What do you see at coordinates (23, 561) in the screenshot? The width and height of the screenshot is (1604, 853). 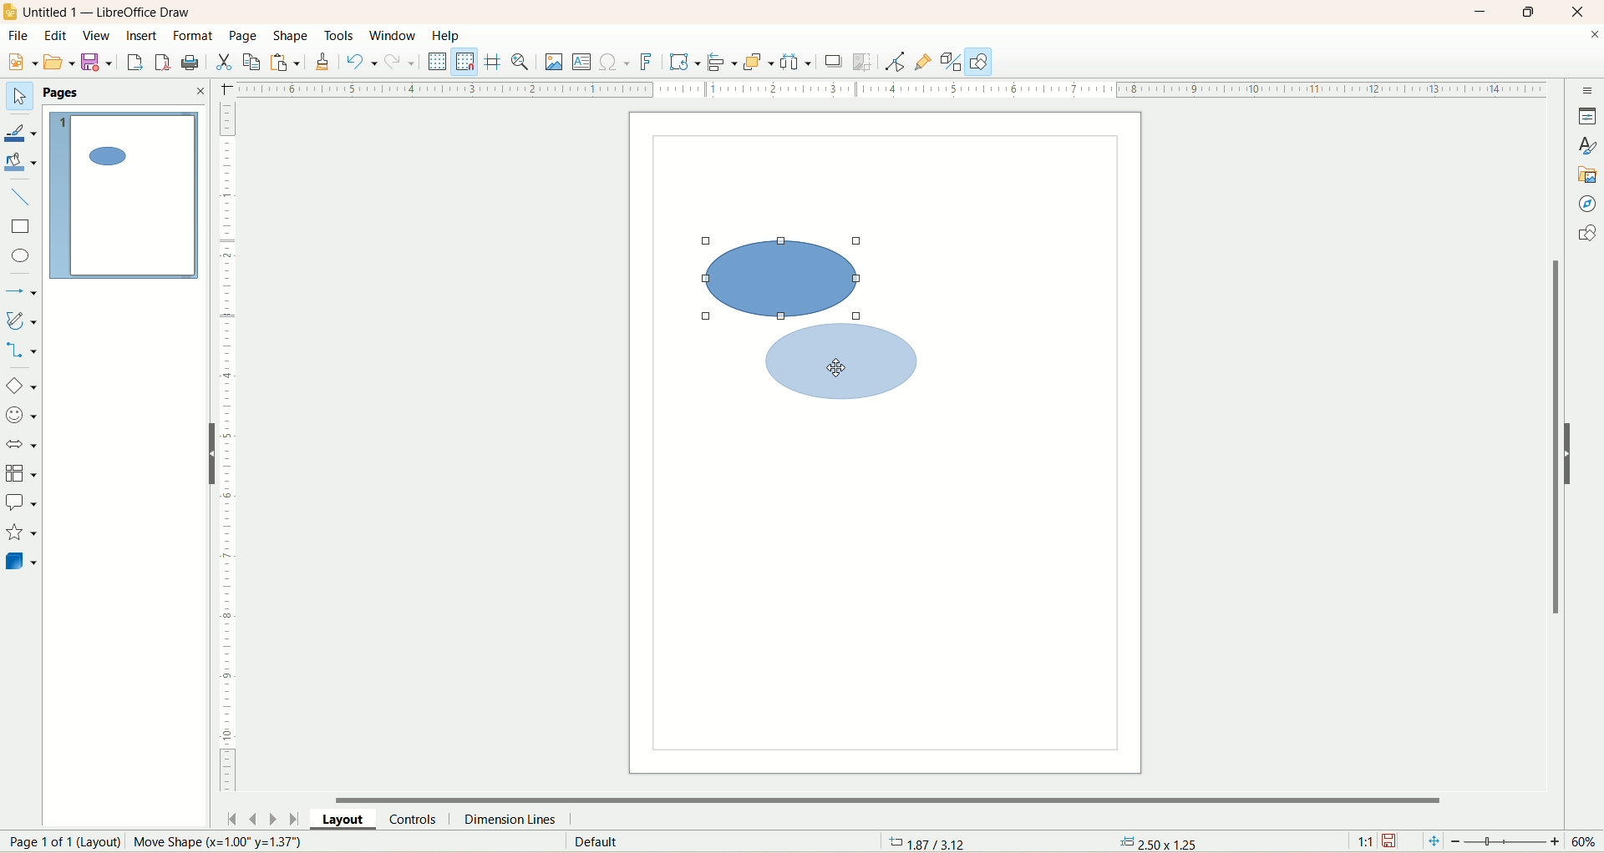 I see `3D shapes` at bounding box center [23, 561].